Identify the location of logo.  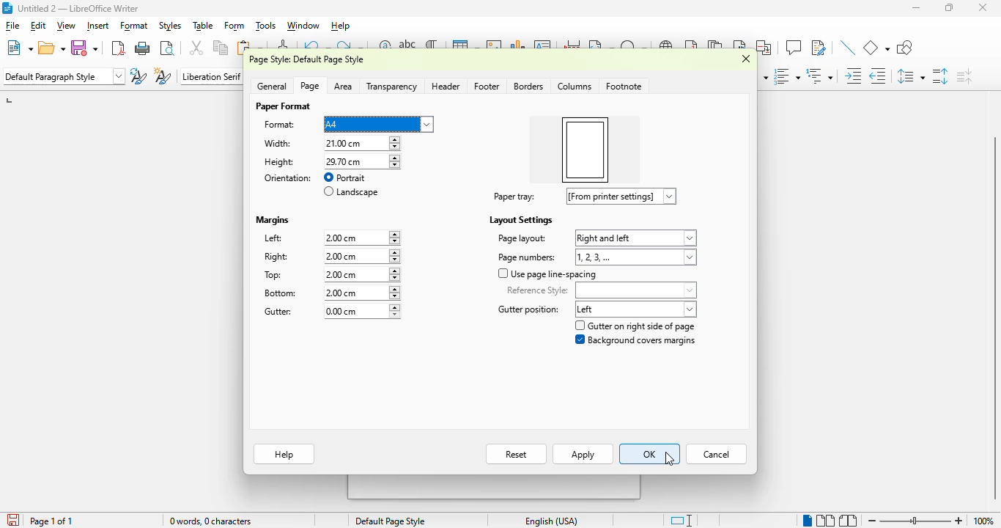
(7, 8).